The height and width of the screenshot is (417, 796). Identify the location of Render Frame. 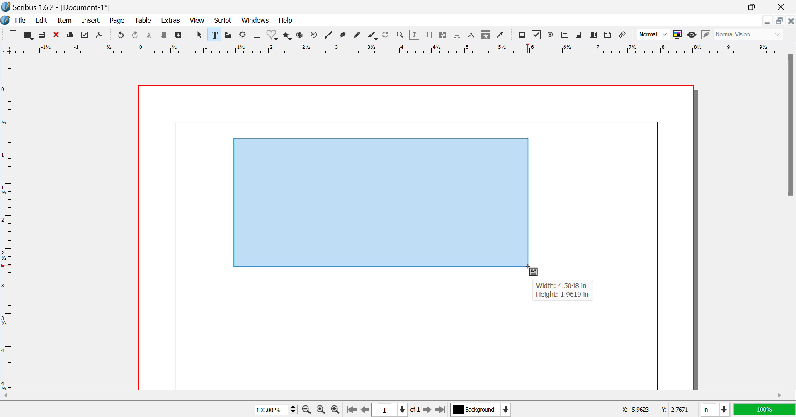
(244, 35).